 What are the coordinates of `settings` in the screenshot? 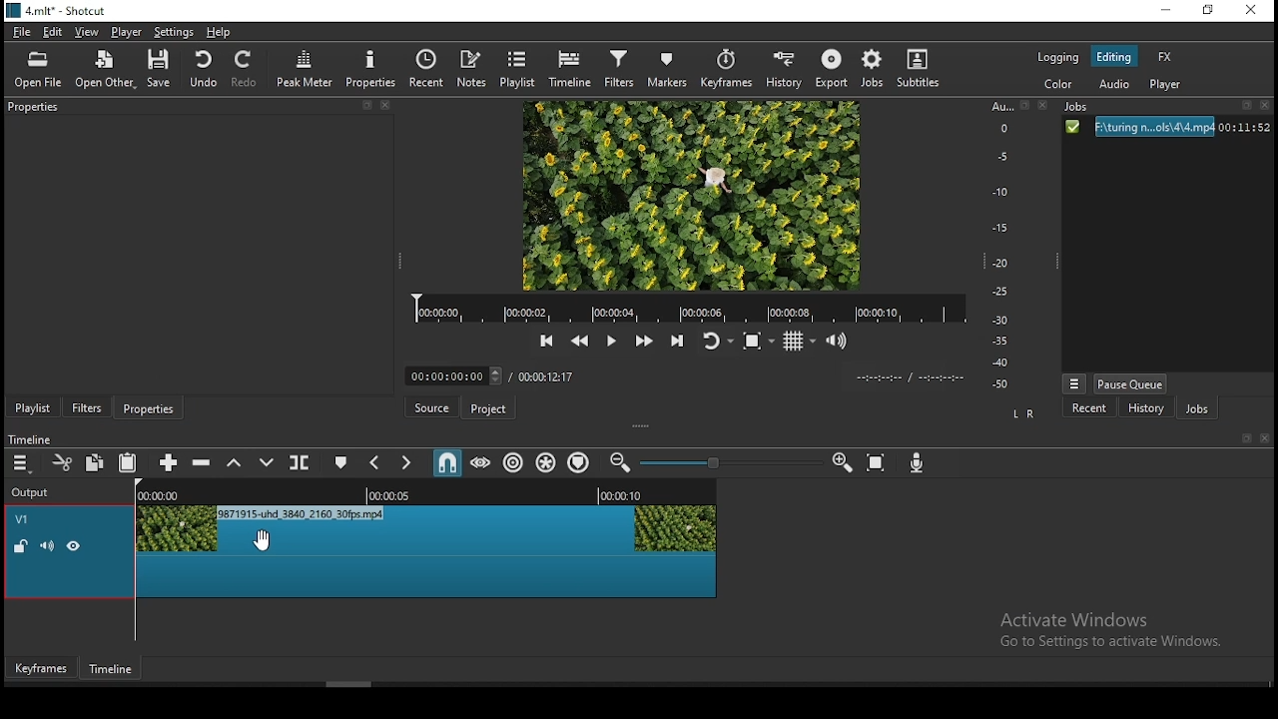 It's located at (175, 32).